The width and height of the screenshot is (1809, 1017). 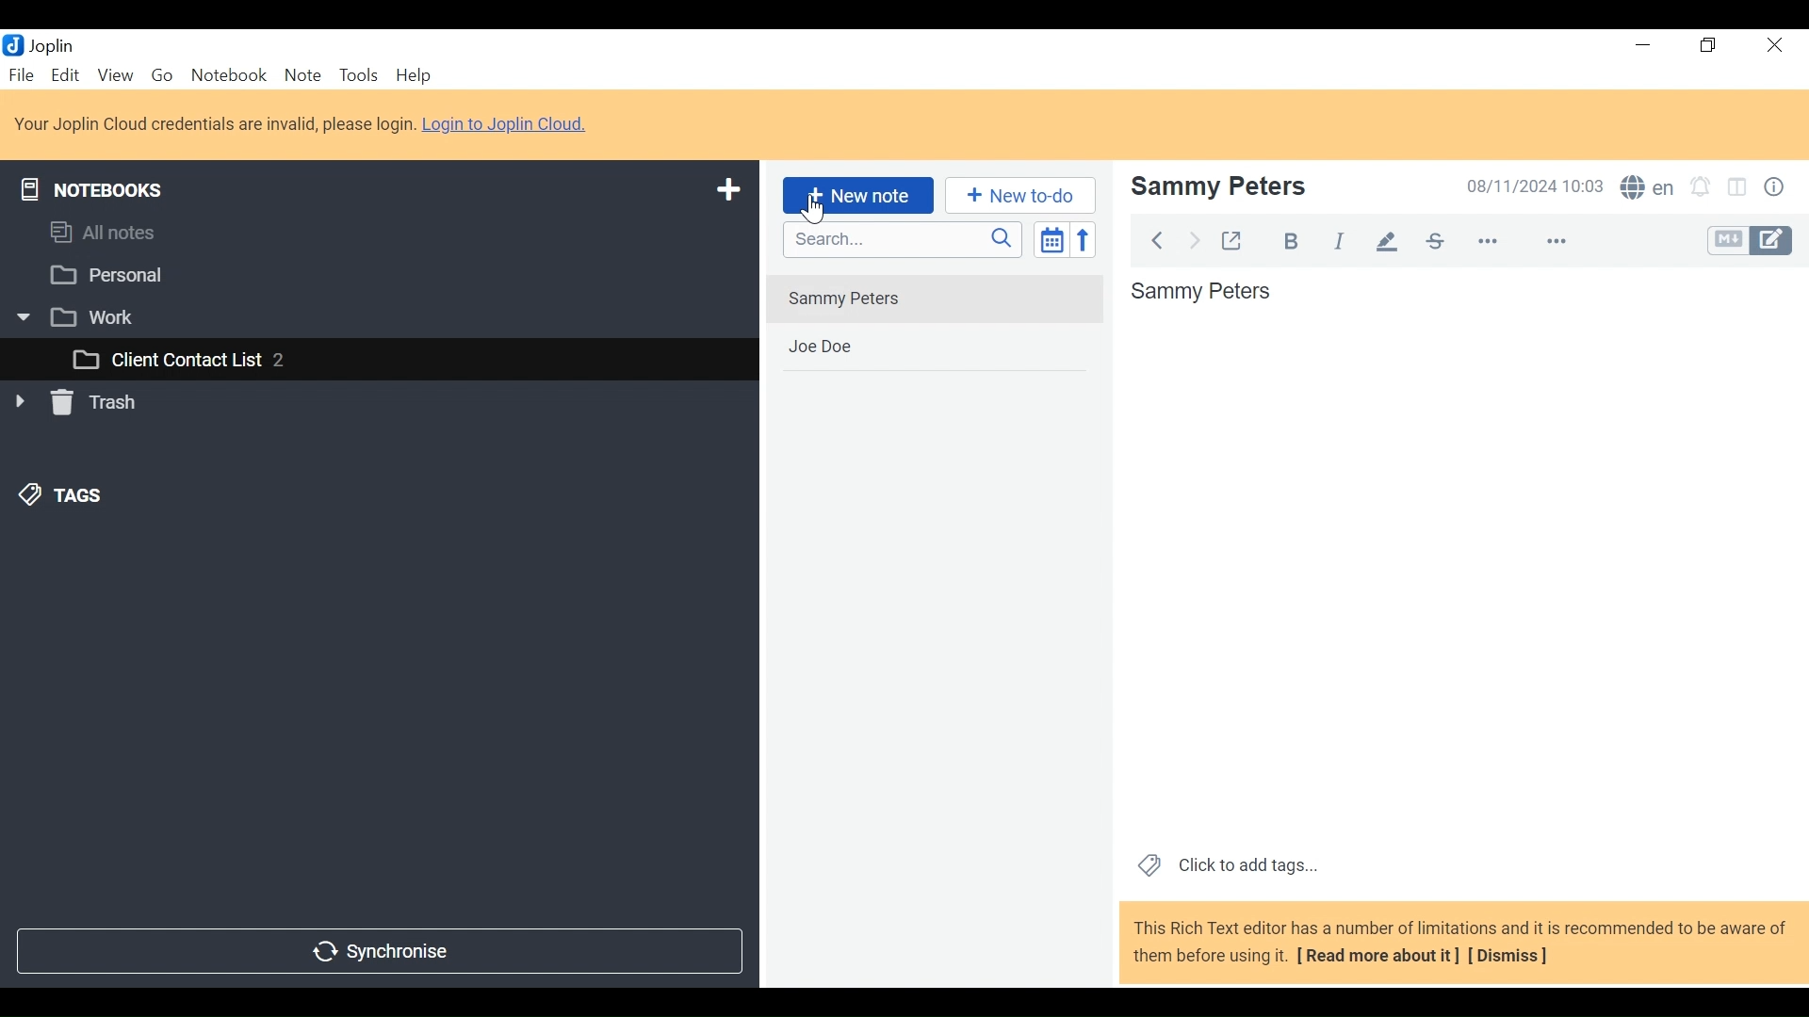 I want to click on Bold, so click(x=1292, y=241).